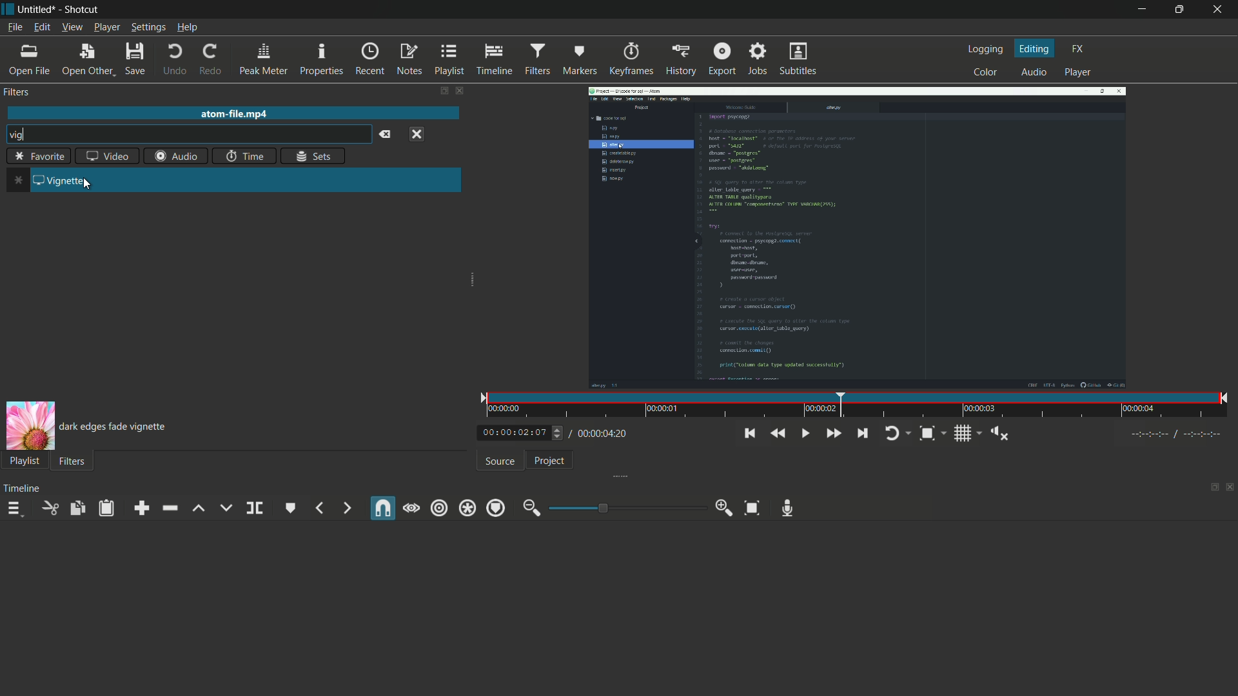 This screenshot has width=1238, height=696. I want to click on filters, so click(72, 461).